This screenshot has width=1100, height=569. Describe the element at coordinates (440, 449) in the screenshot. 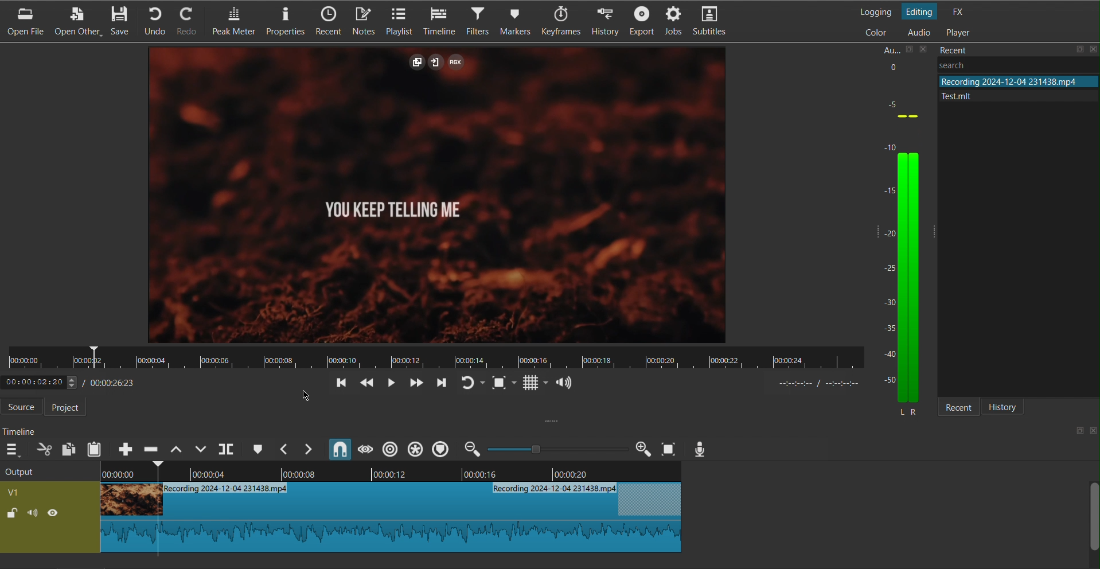

I see `Ripple Markers` at that location.